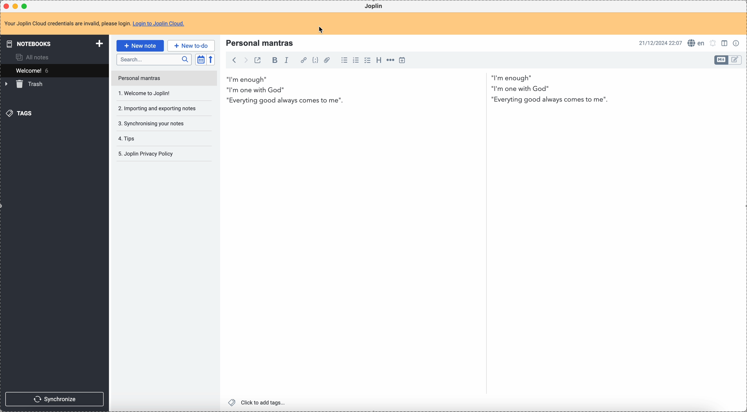 The height and width of the screenshot is (412, 747). I want to click on toggle sort order field, so click(200, 59).